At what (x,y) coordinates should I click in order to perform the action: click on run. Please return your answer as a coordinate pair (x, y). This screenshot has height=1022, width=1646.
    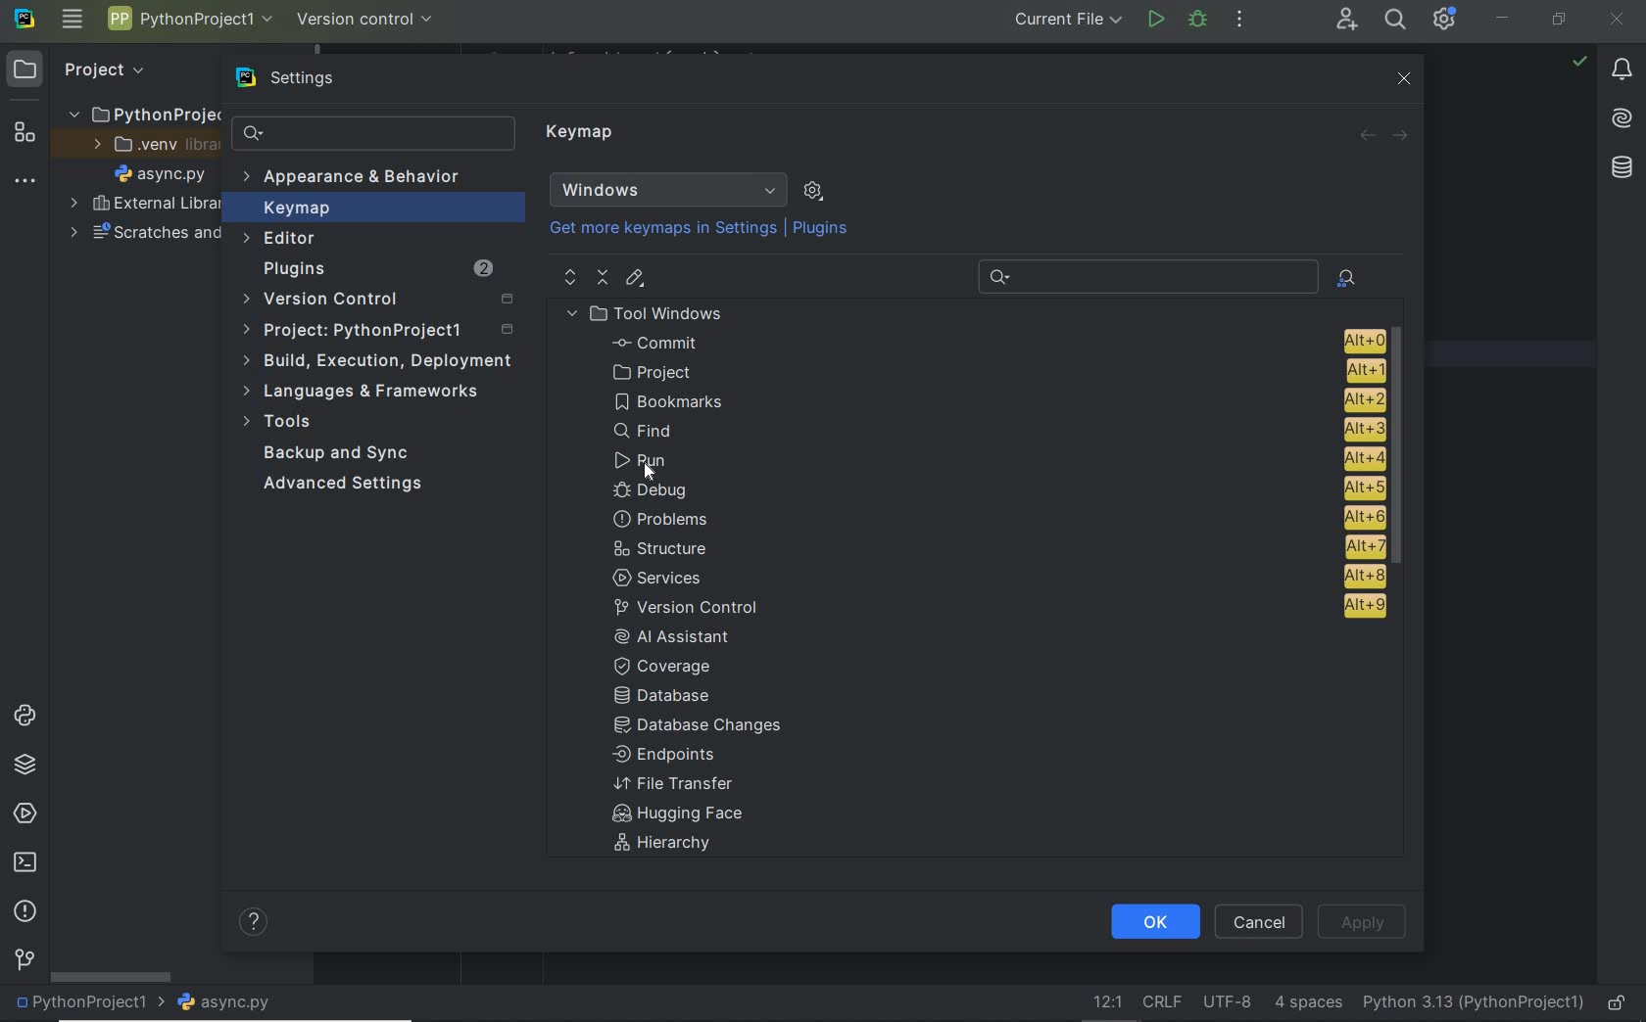
    Looking at the image, I should click on (1155, 22).